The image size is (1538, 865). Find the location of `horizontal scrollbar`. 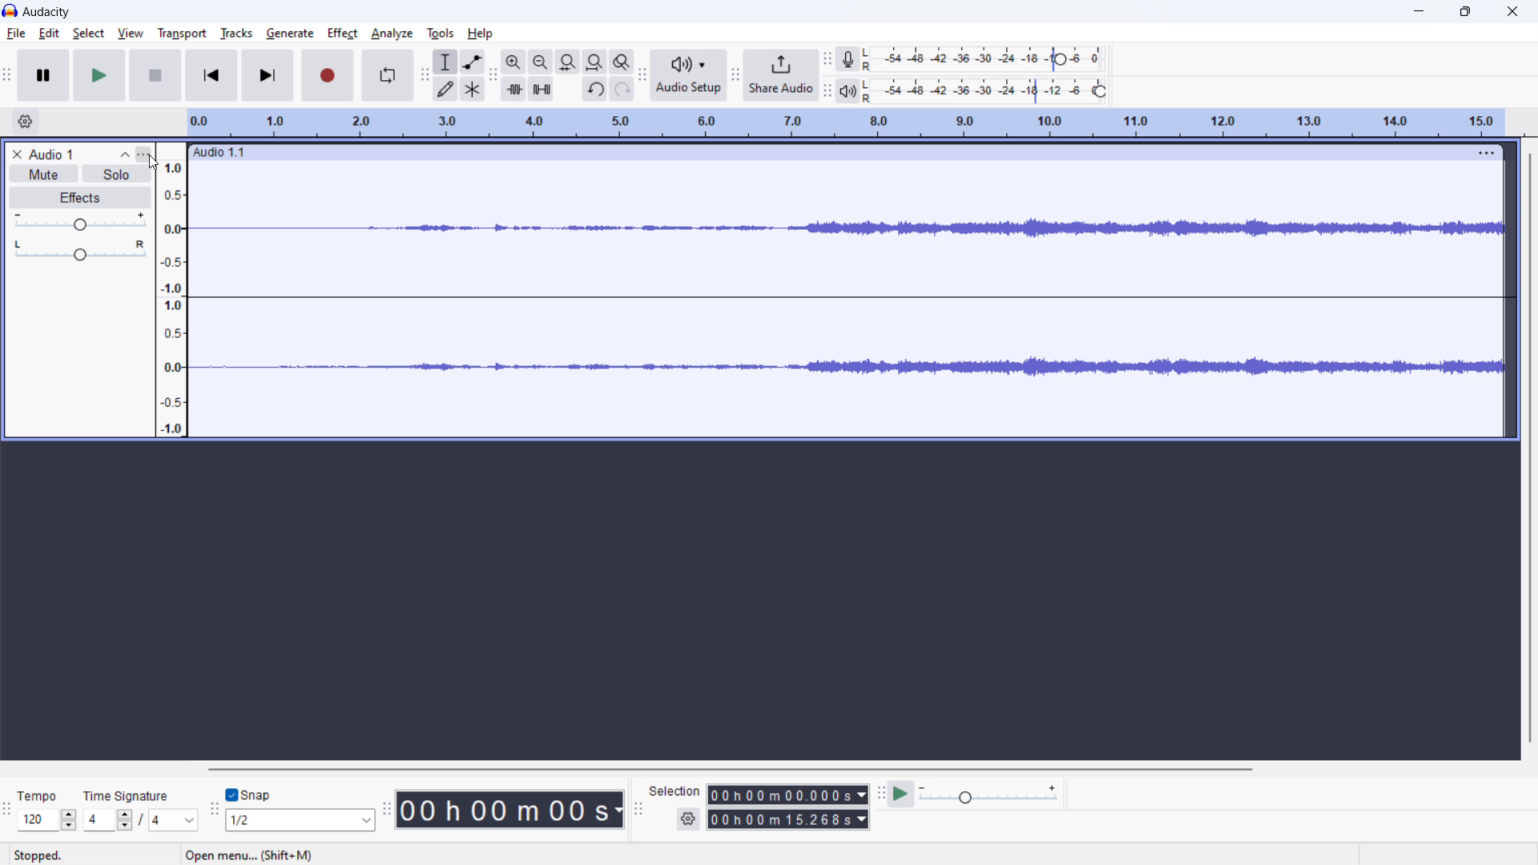

horizontal scrollbar is located at coordinates (734, 769).